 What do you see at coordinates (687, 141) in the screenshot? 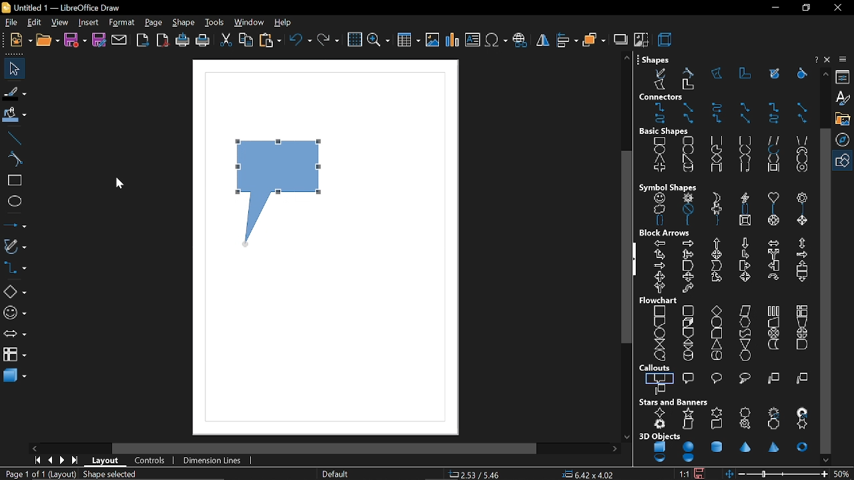
I see `rounded rectangle` at bounding box center [687, 141].